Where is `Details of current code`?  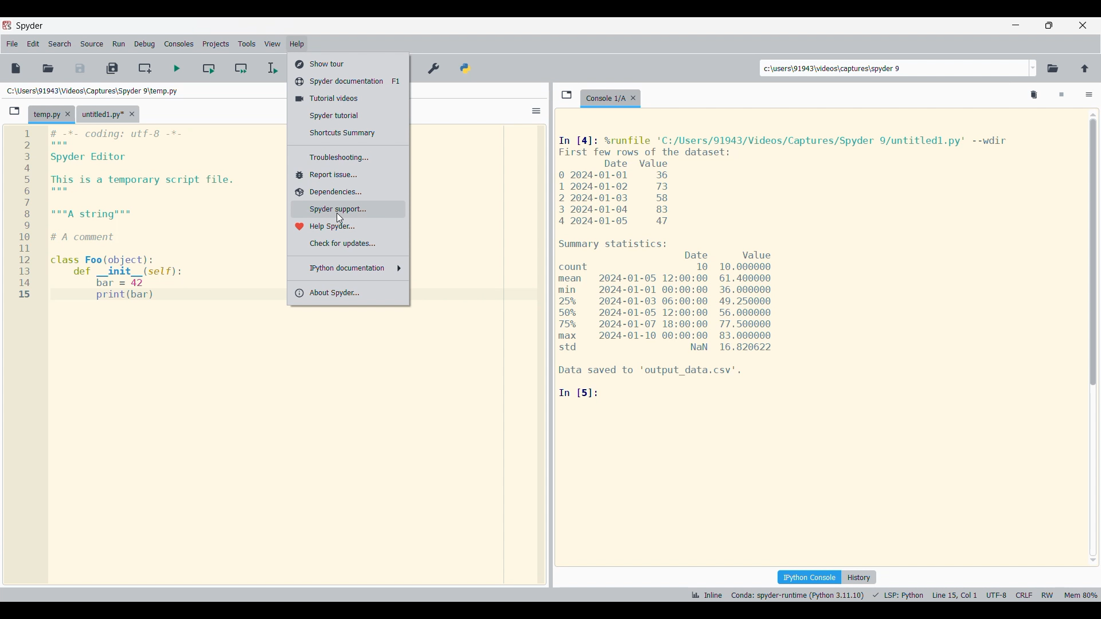
Details of current code is located at coordinates (791, 267).